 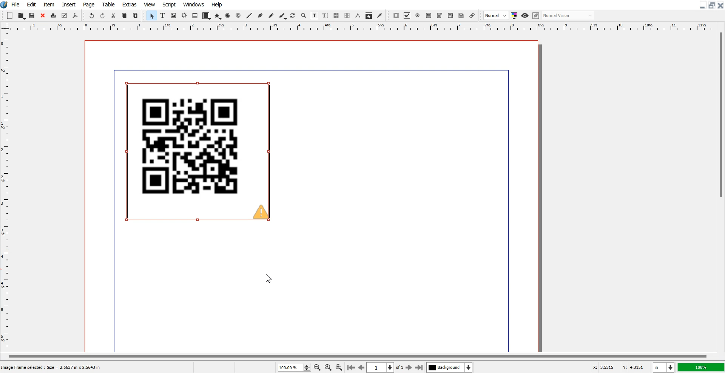 I want to click on Minimize, so click(x=702, y=5).